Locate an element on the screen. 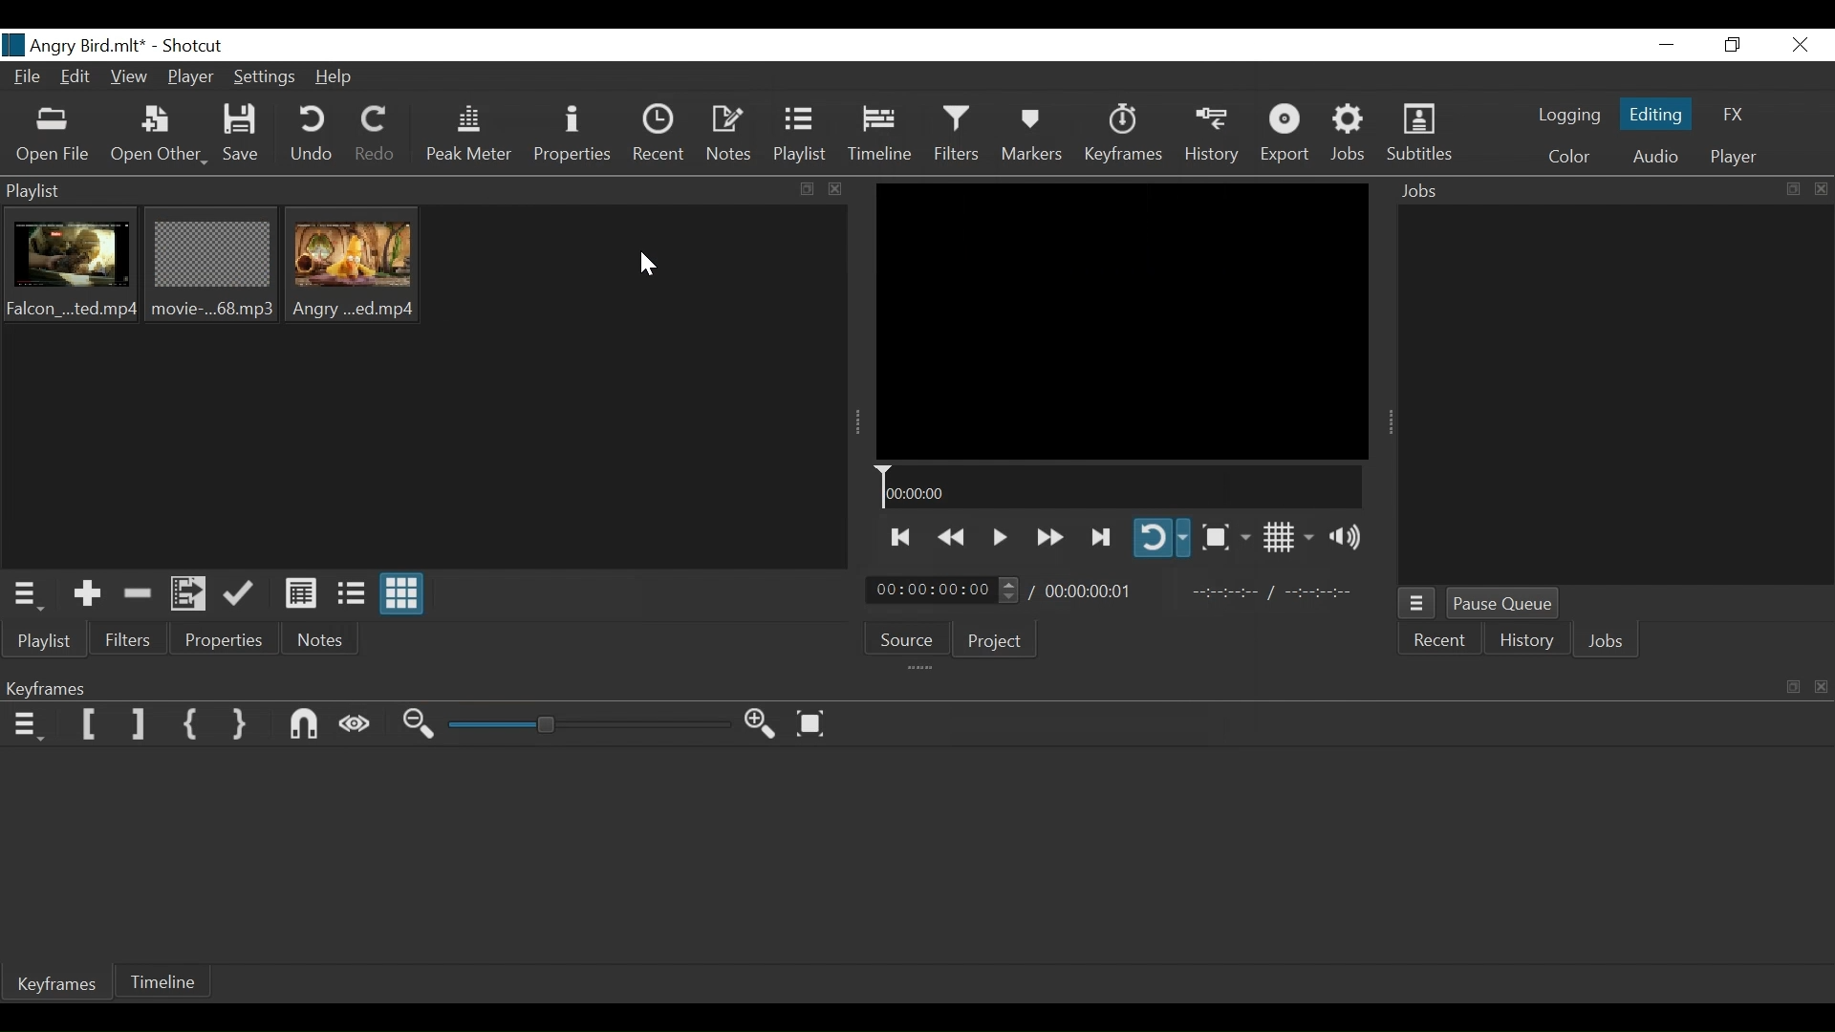  Properties is located at coordinates (223, 643).